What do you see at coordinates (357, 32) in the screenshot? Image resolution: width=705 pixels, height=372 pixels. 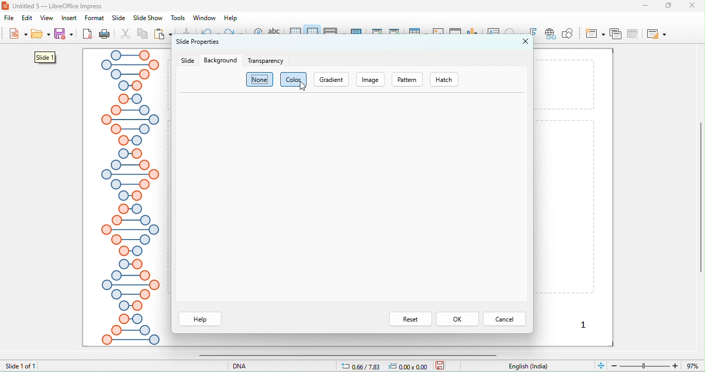 I see `master slide` at bounding box center [357, 32].